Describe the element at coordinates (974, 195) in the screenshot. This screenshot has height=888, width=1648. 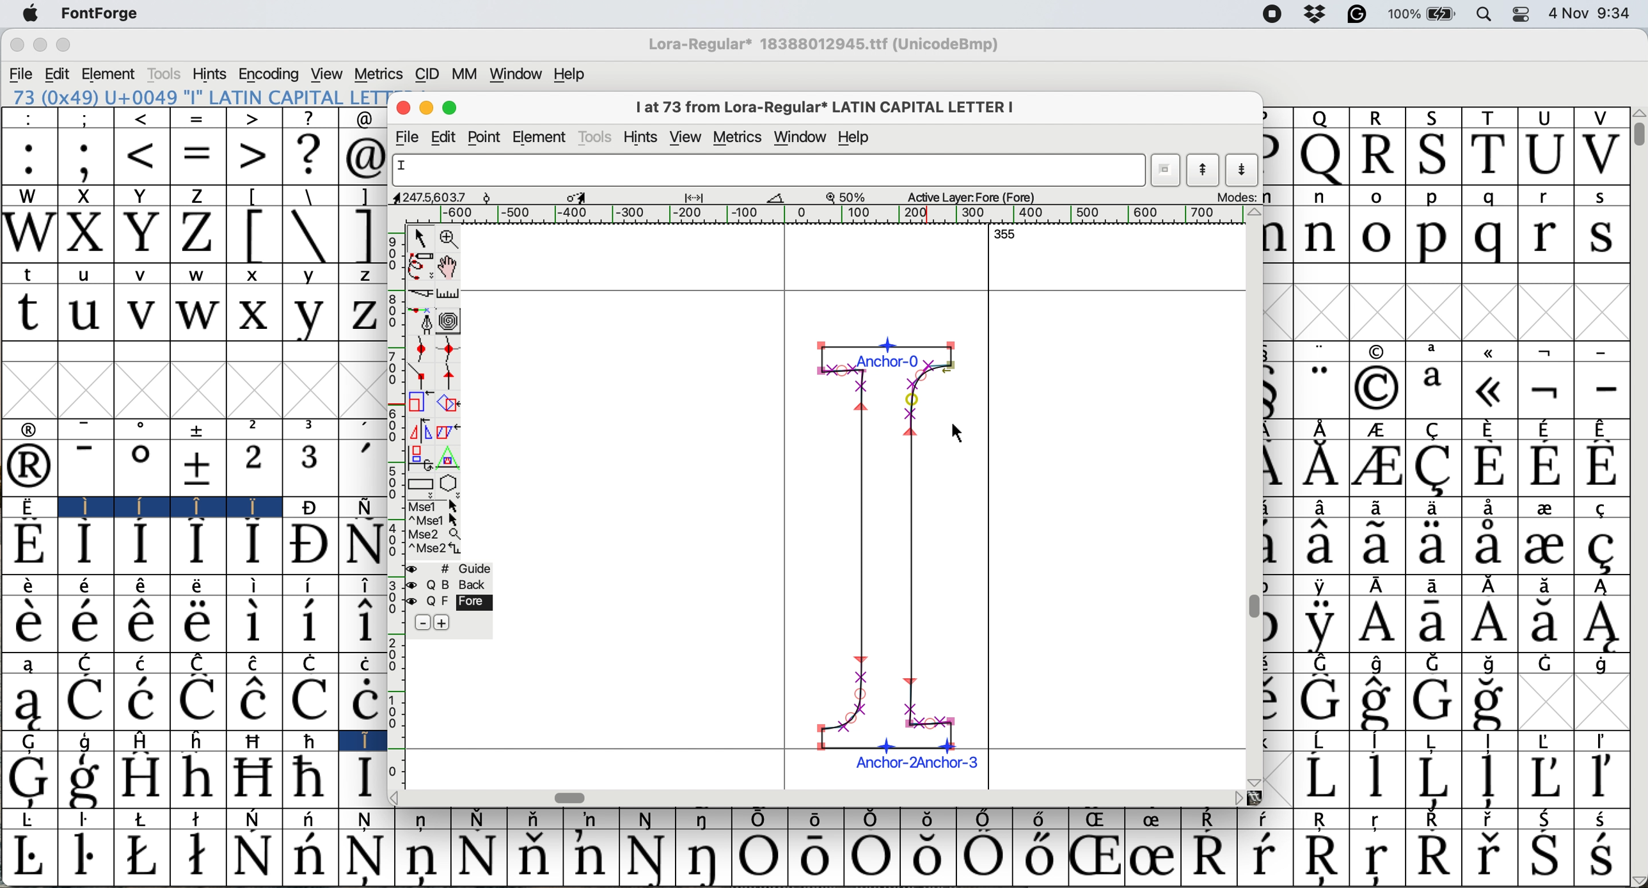
I see `active layers` at that location.